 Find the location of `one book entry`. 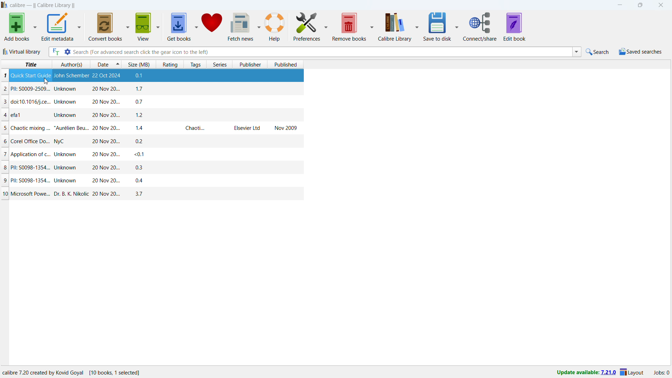

one book entry is located at coordinates (152, 115).